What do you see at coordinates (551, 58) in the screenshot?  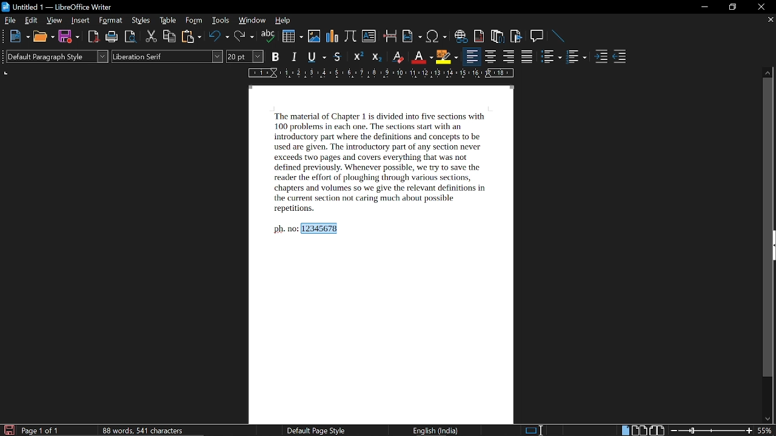 I see `toggle unordered list` at bounding box center [551, 58].